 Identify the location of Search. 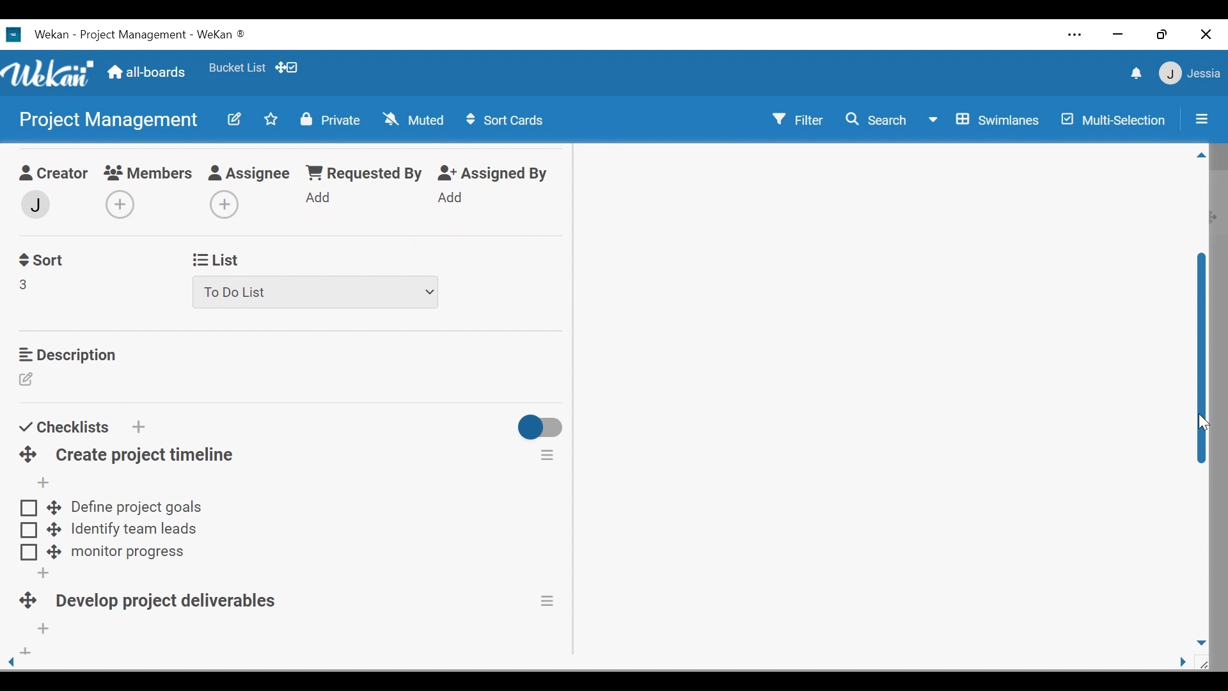
(878, 122).